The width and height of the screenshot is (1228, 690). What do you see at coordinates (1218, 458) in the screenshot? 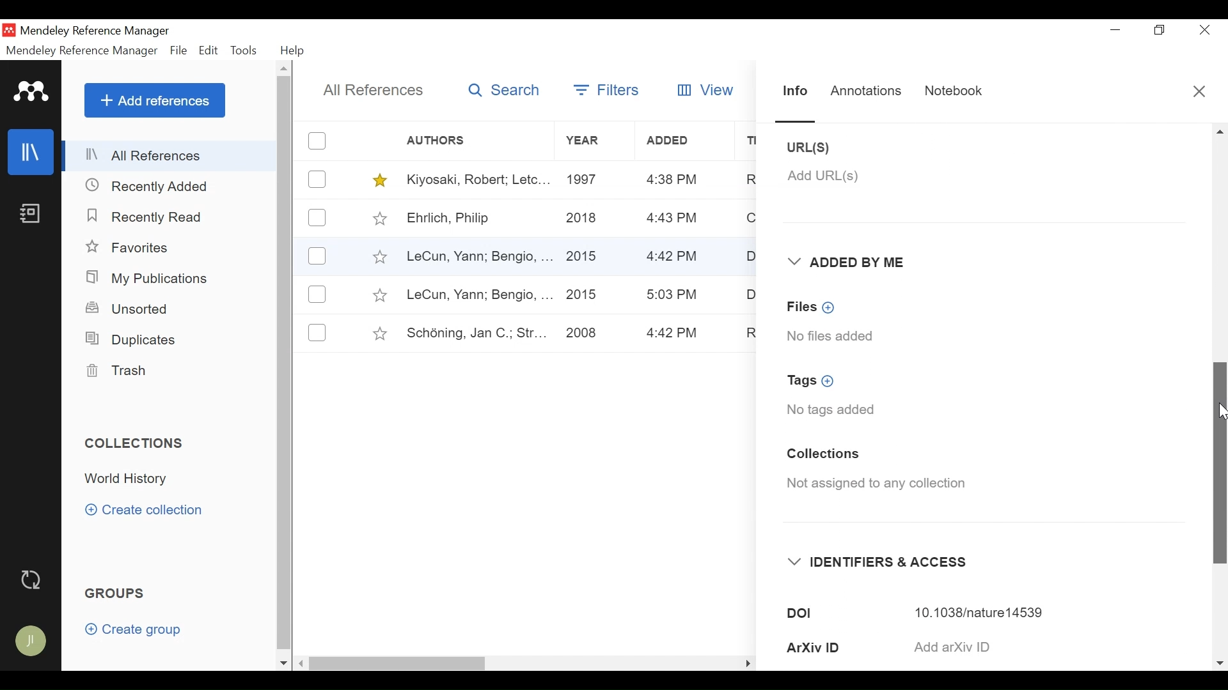
I see `Vertical Scroll bar` at bounding box center [1218, 458].